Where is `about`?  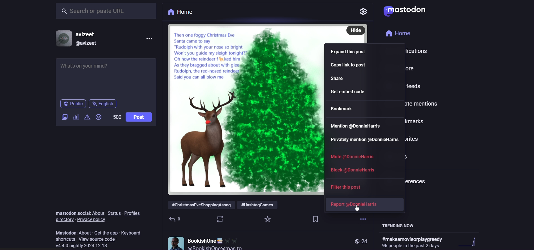 about is located at coordinates (99, 213).